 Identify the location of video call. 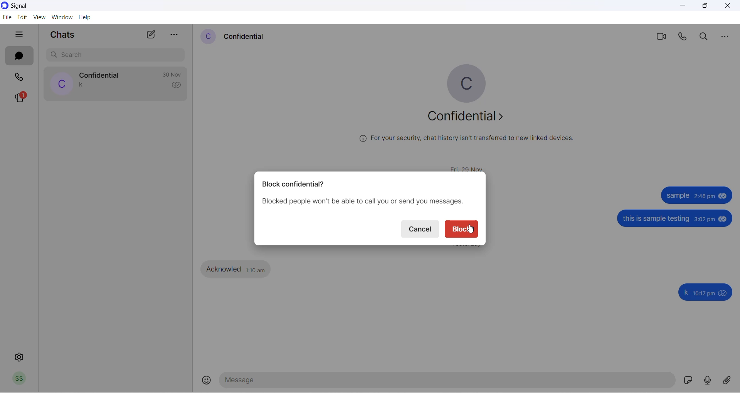
(662, 37).